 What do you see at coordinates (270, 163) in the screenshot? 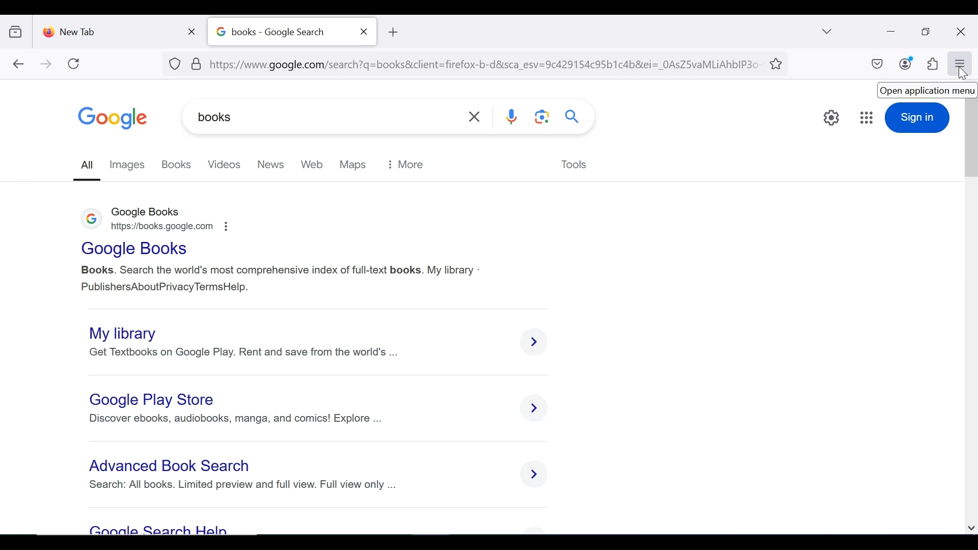
I see `new` at bounding box center [270, 163].